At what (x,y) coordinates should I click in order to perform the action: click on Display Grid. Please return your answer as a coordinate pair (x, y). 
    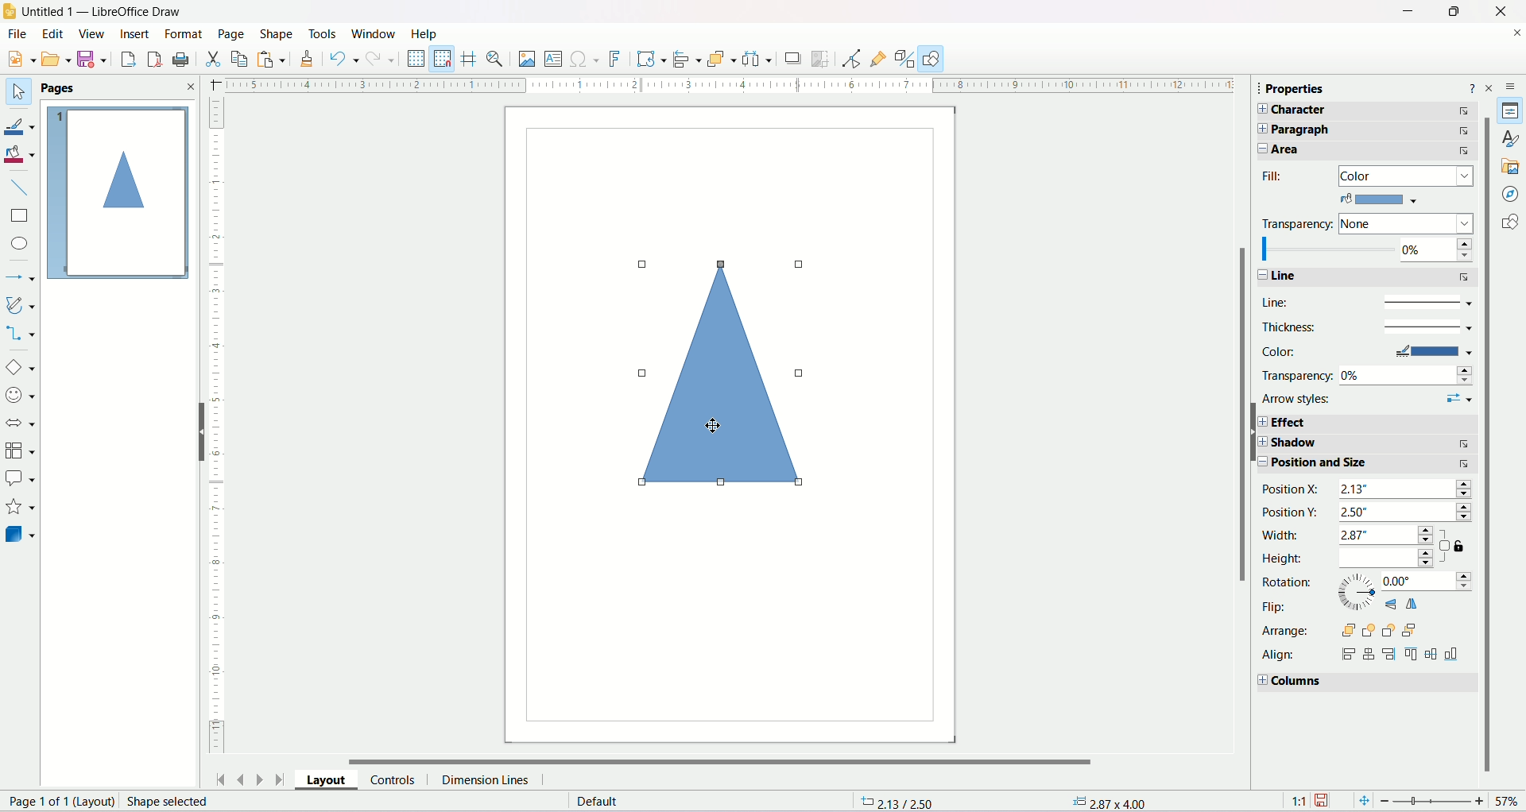
    Looking at the image, I should click on (416, 58).